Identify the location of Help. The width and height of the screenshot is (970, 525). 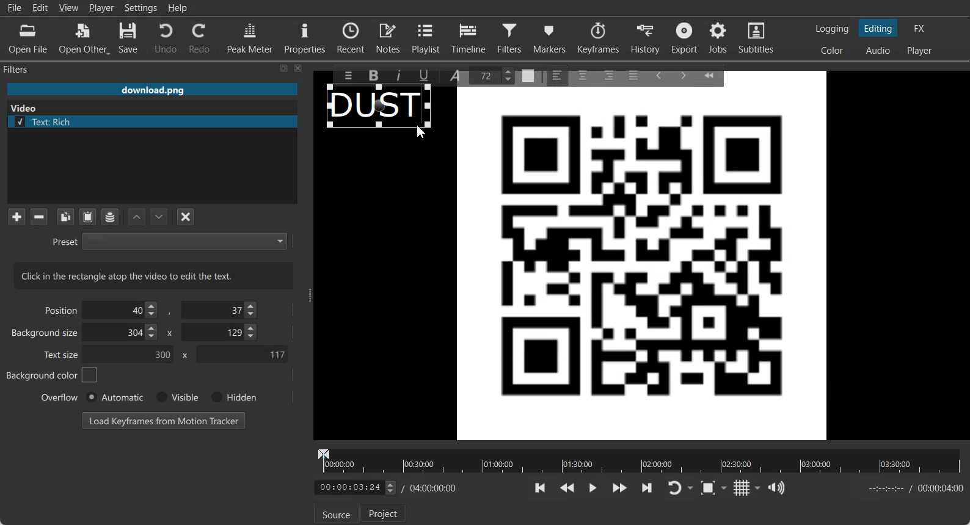
(178, 8).